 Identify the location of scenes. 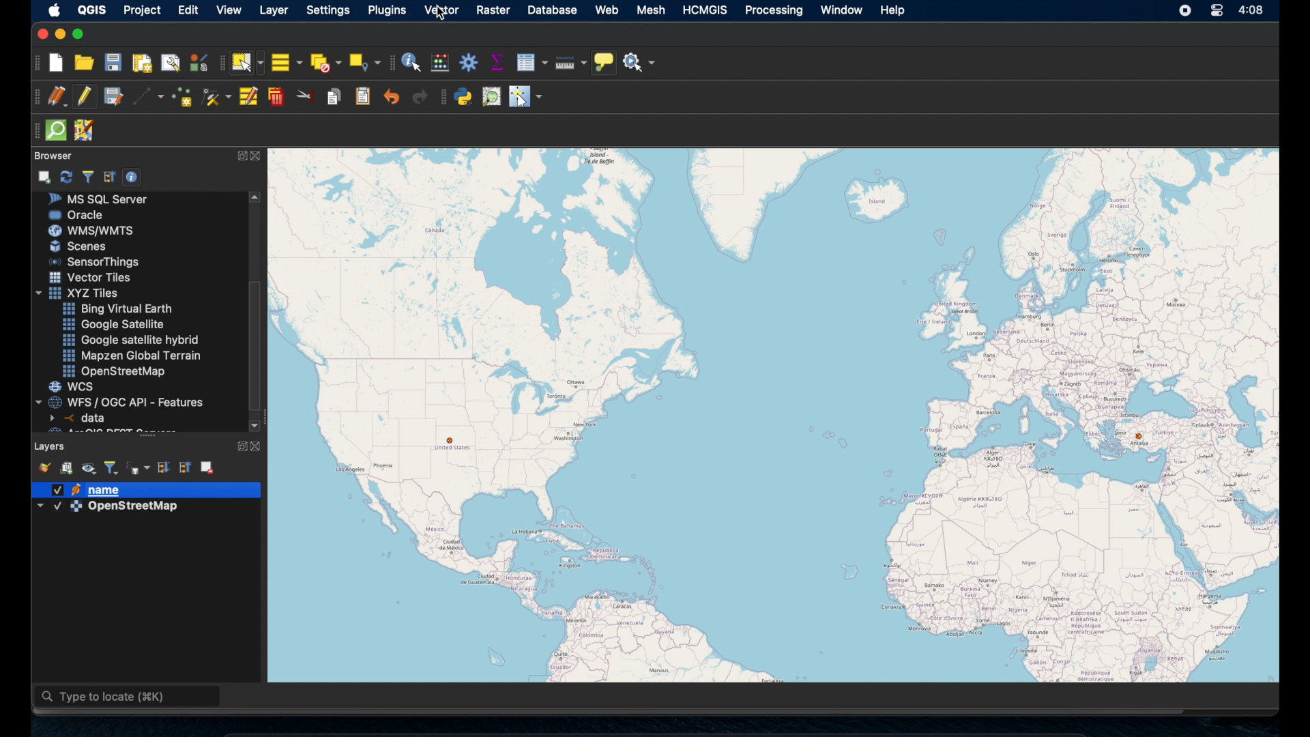
(84, 247).